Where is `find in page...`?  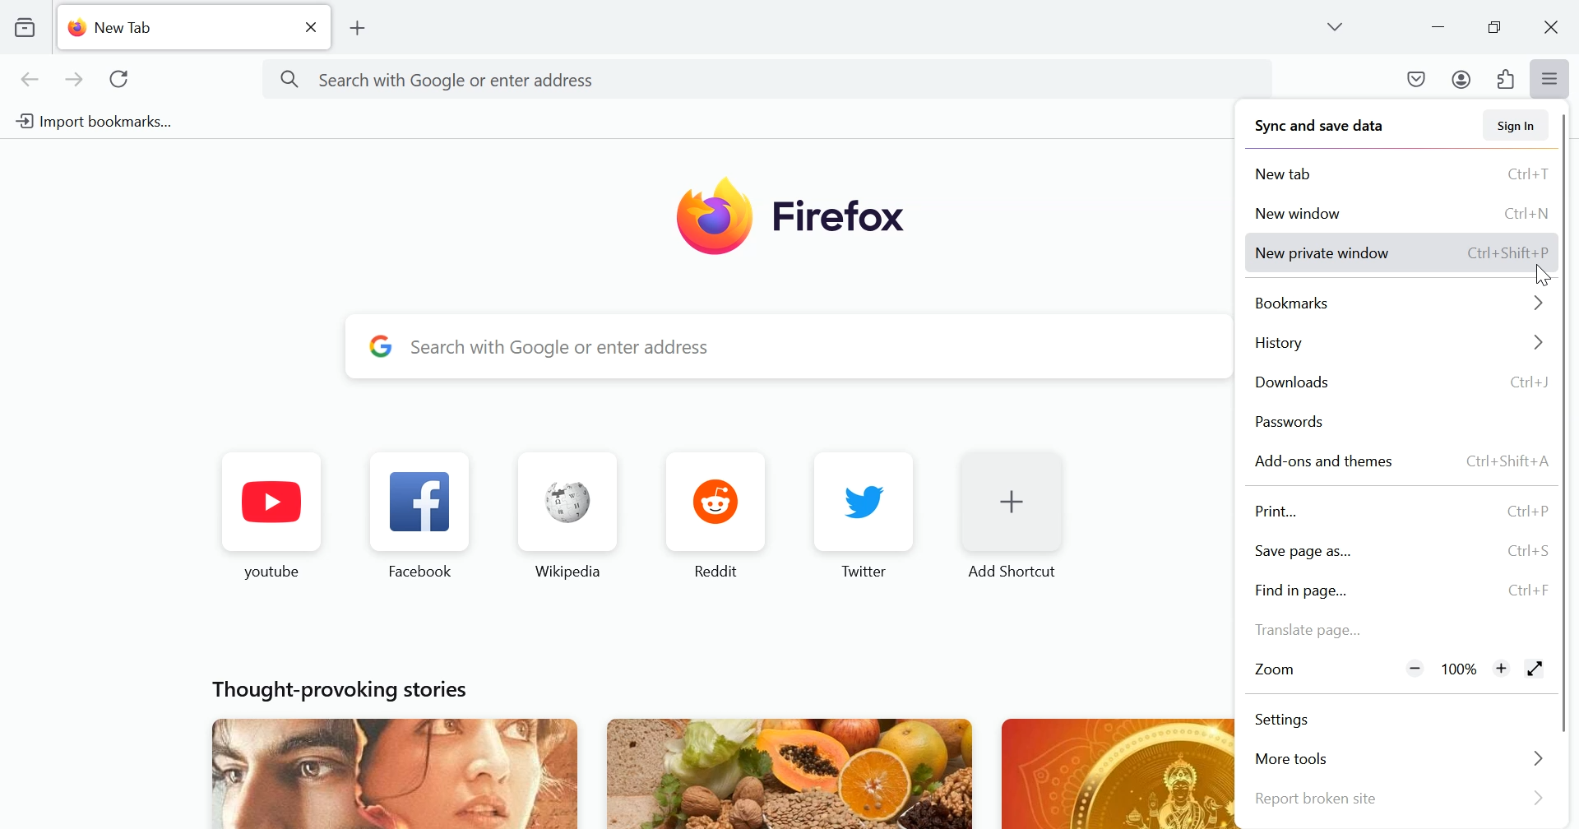
find in page... is located at coordinates (1400, 590).